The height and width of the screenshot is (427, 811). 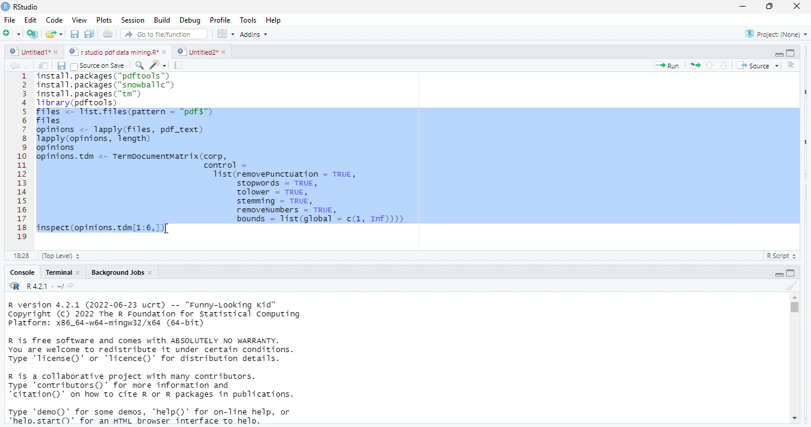 I want to click on scroll up, so click(x=794, y=297).